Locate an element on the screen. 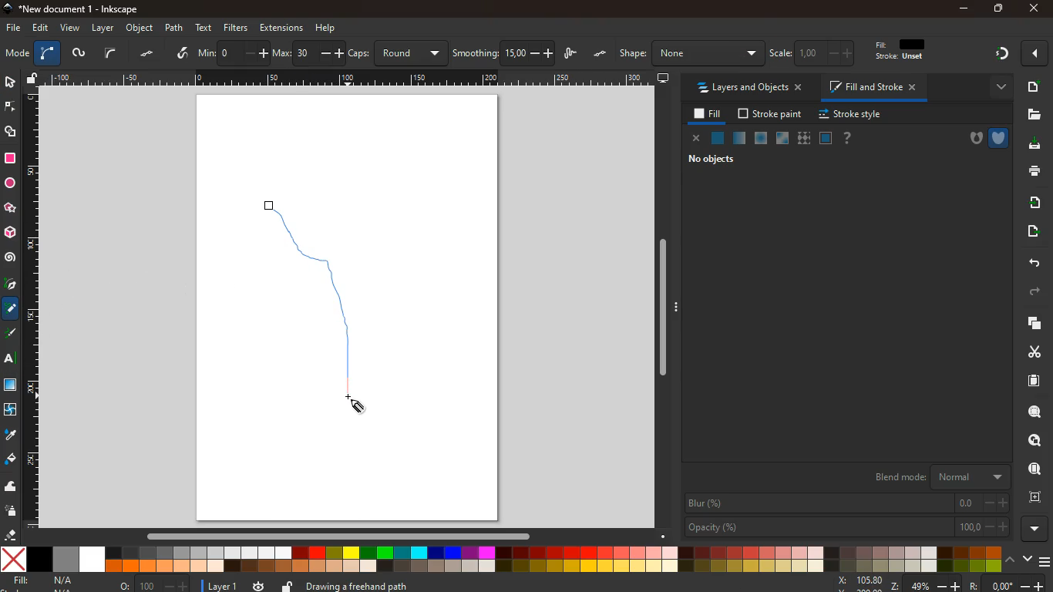 The image size is (1053, 592). gradient is located at coordinates (1001, 55).